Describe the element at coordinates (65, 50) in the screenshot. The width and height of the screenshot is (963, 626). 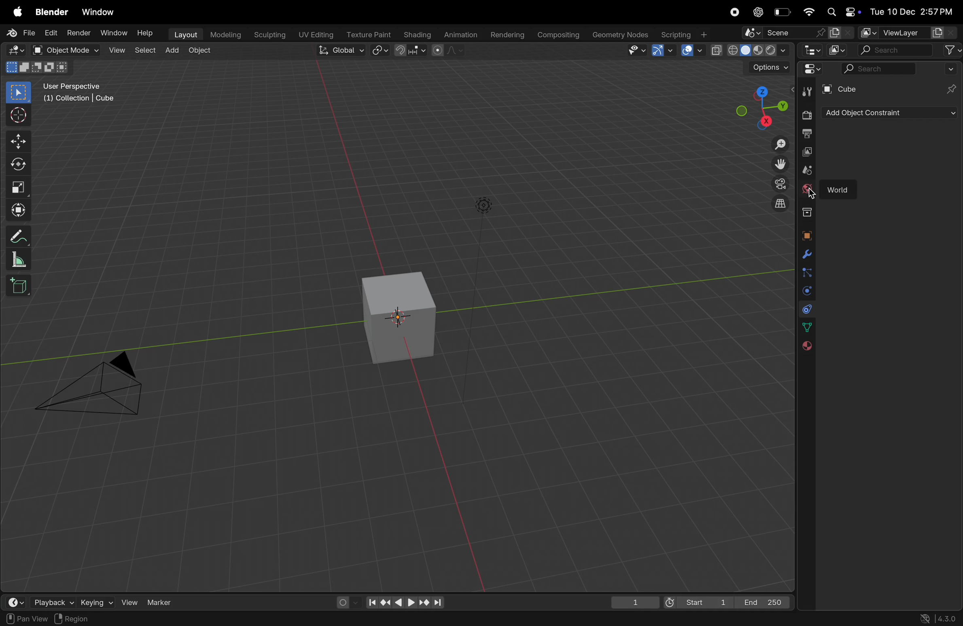
I see `object mode` at that location.